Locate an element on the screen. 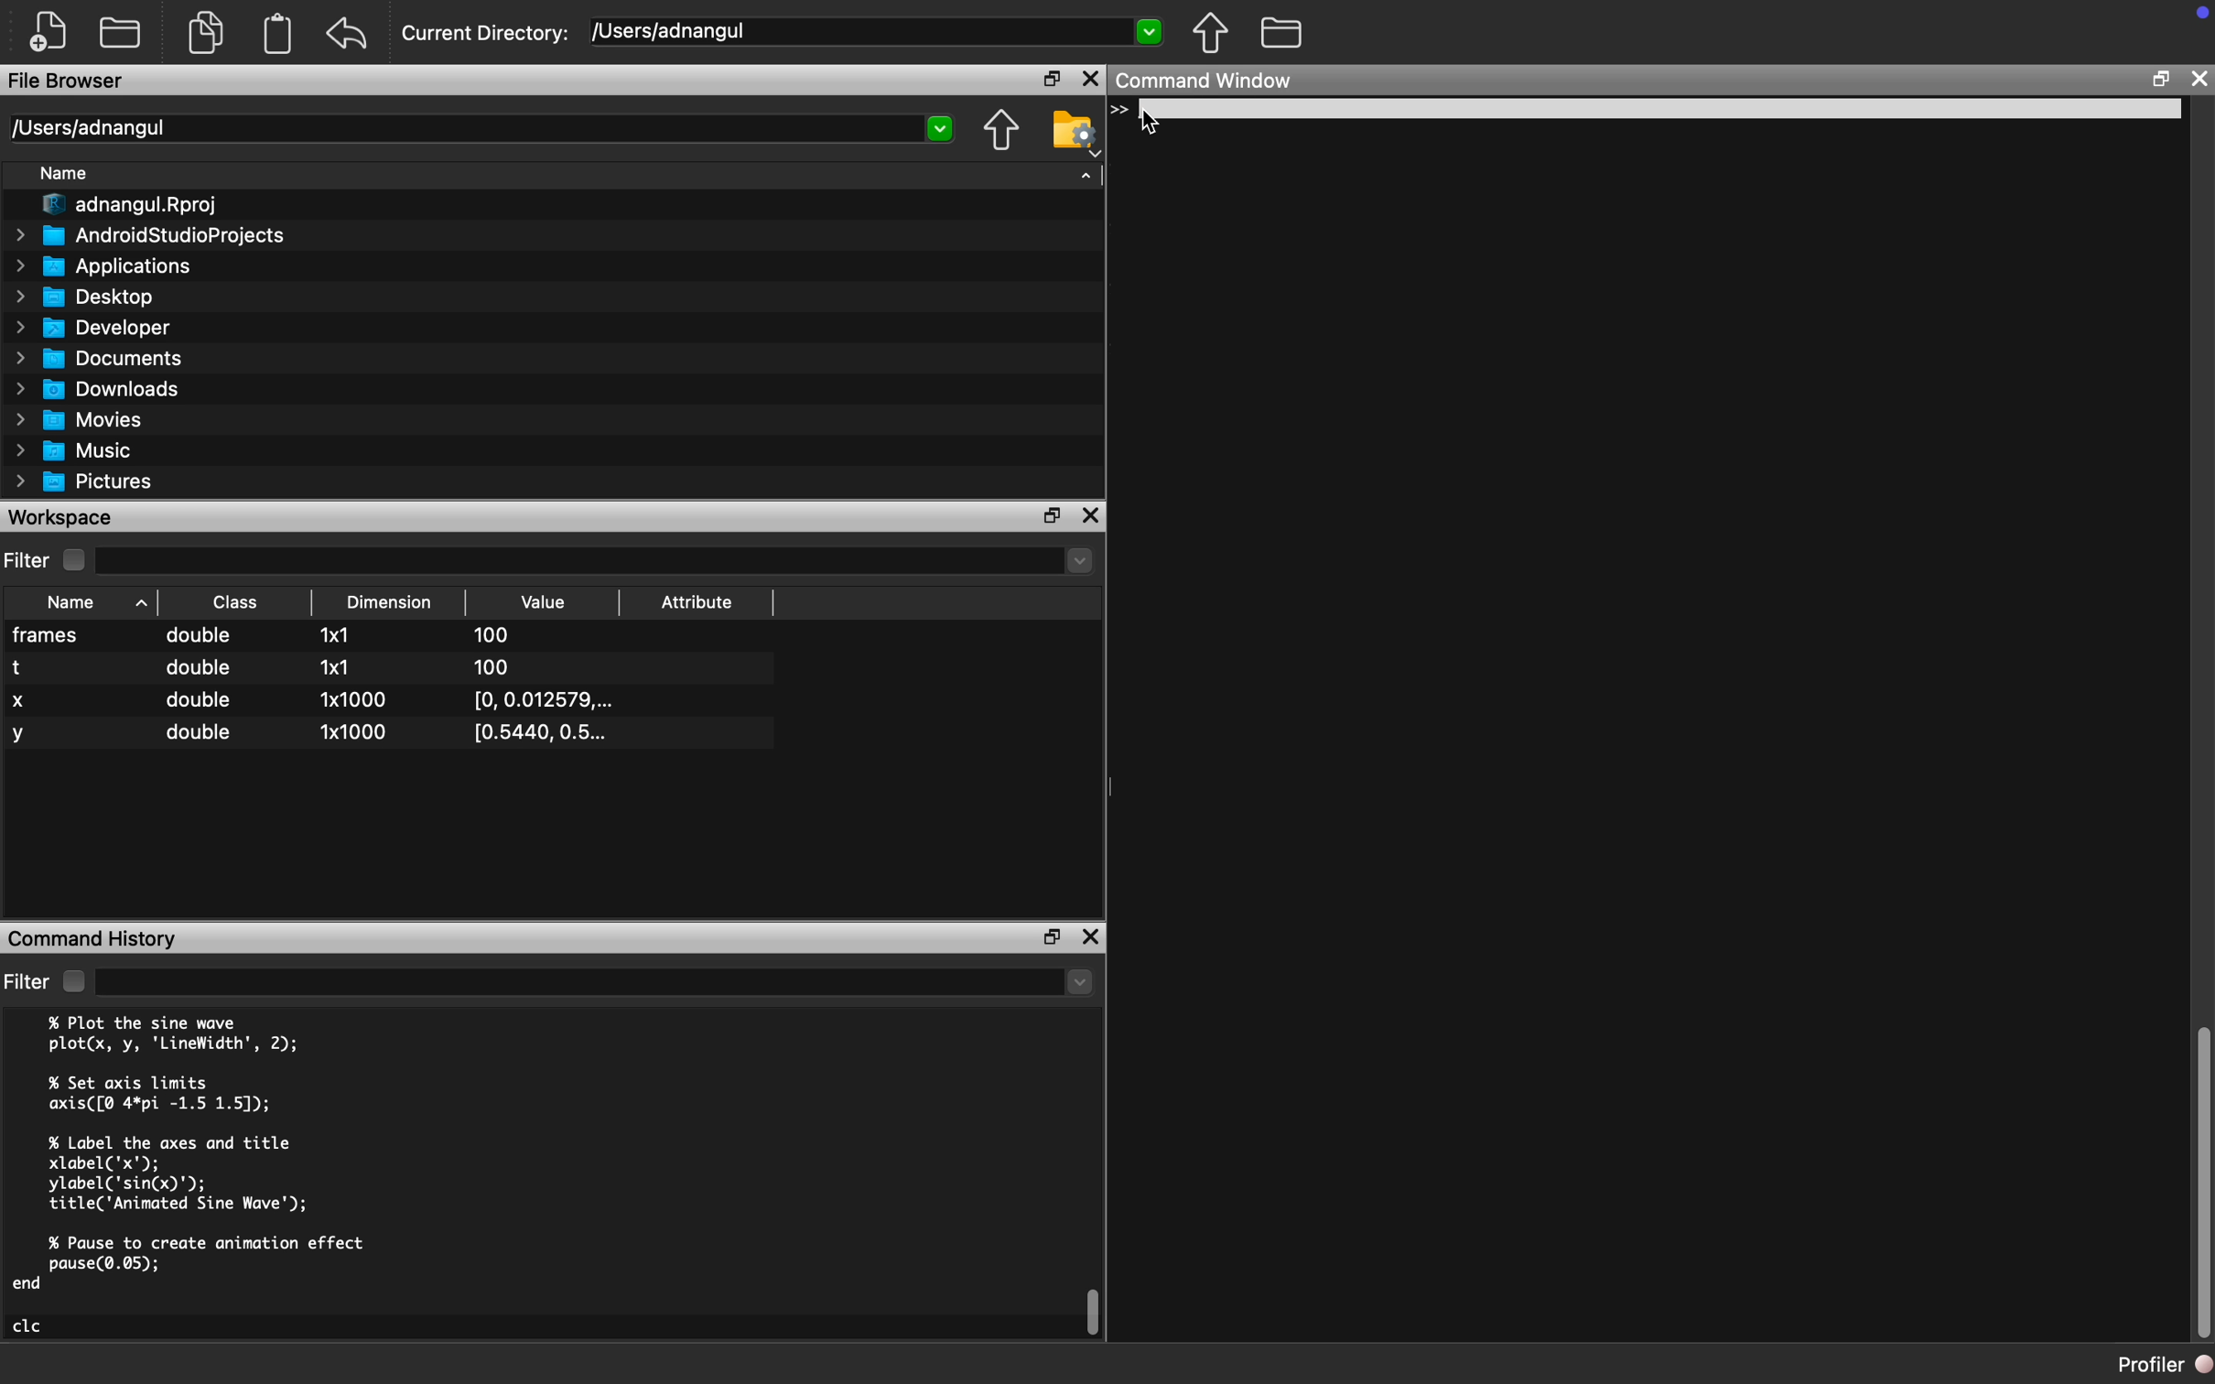 The height and width of the screenshot is (1384, 2215). Close is located at coordinates (1093, 937).